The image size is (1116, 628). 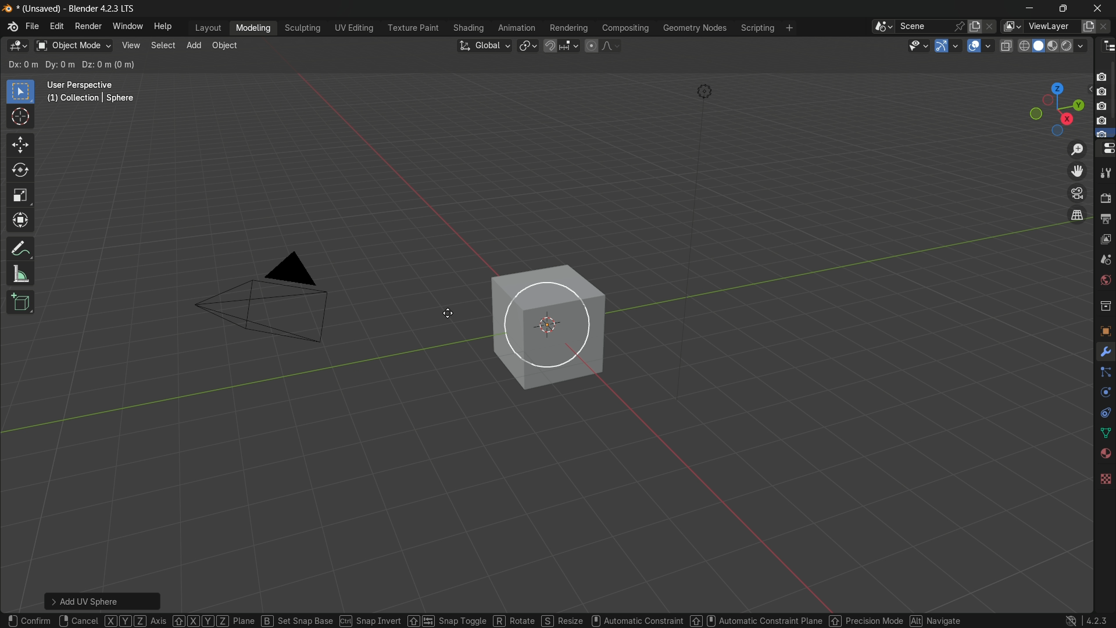 I want to click on view layer, so click(x=1106, y=239).